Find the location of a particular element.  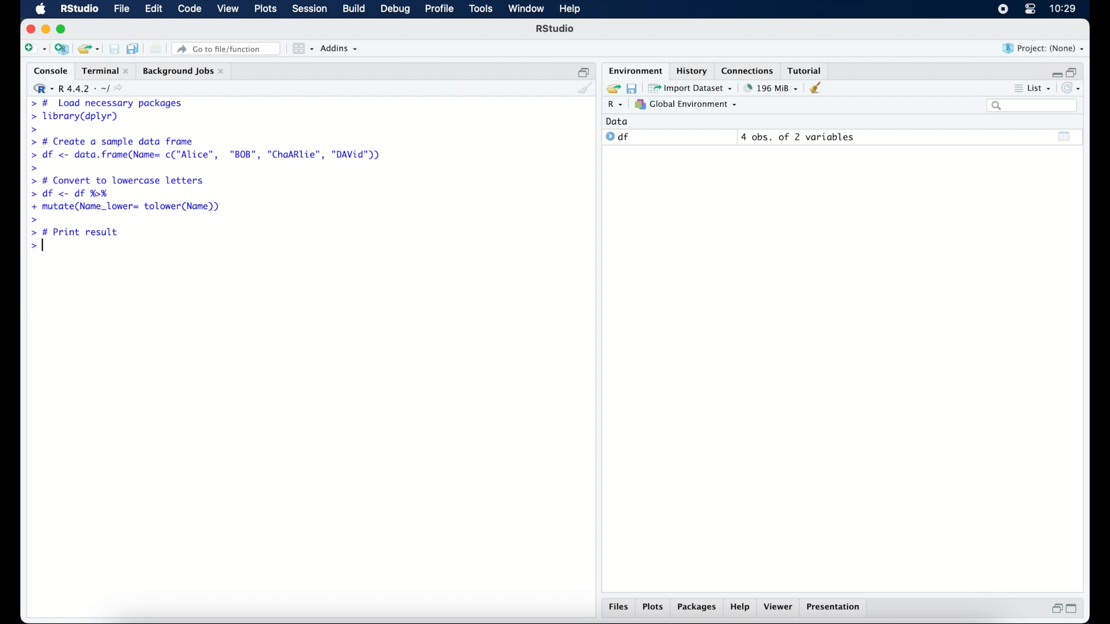

restore down is located at coordinates (1055, 610).